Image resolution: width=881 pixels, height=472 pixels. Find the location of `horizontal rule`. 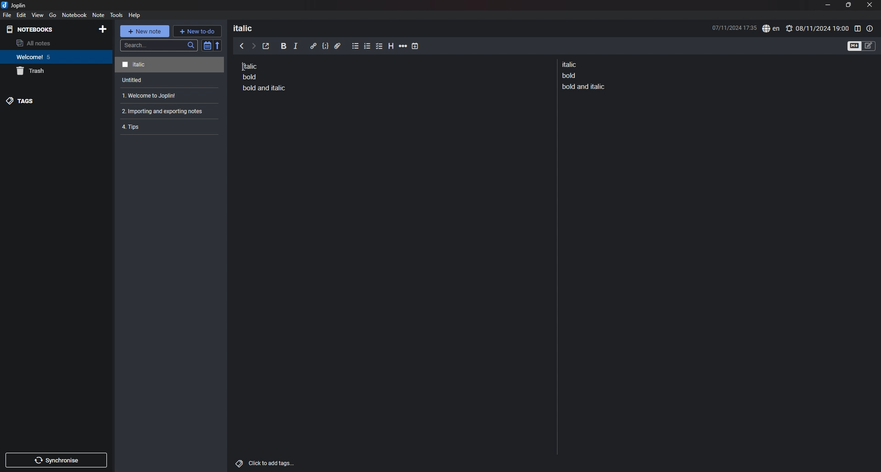

horizontal rule is located at coordinates (403, 47).